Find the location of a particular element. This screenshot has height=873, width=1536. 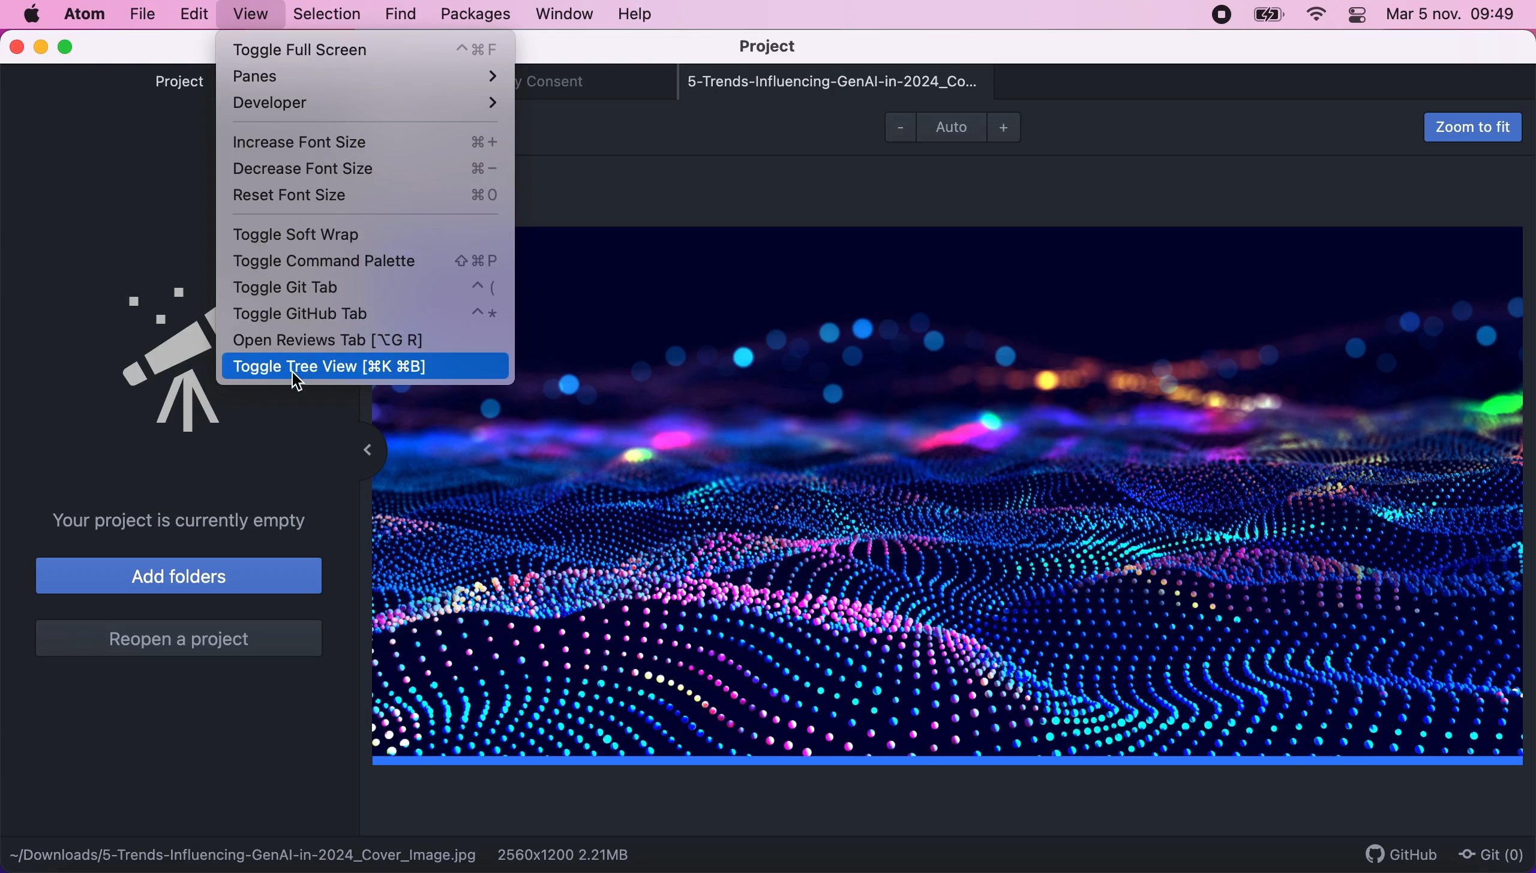

developer is located at coordinates (370, 106).